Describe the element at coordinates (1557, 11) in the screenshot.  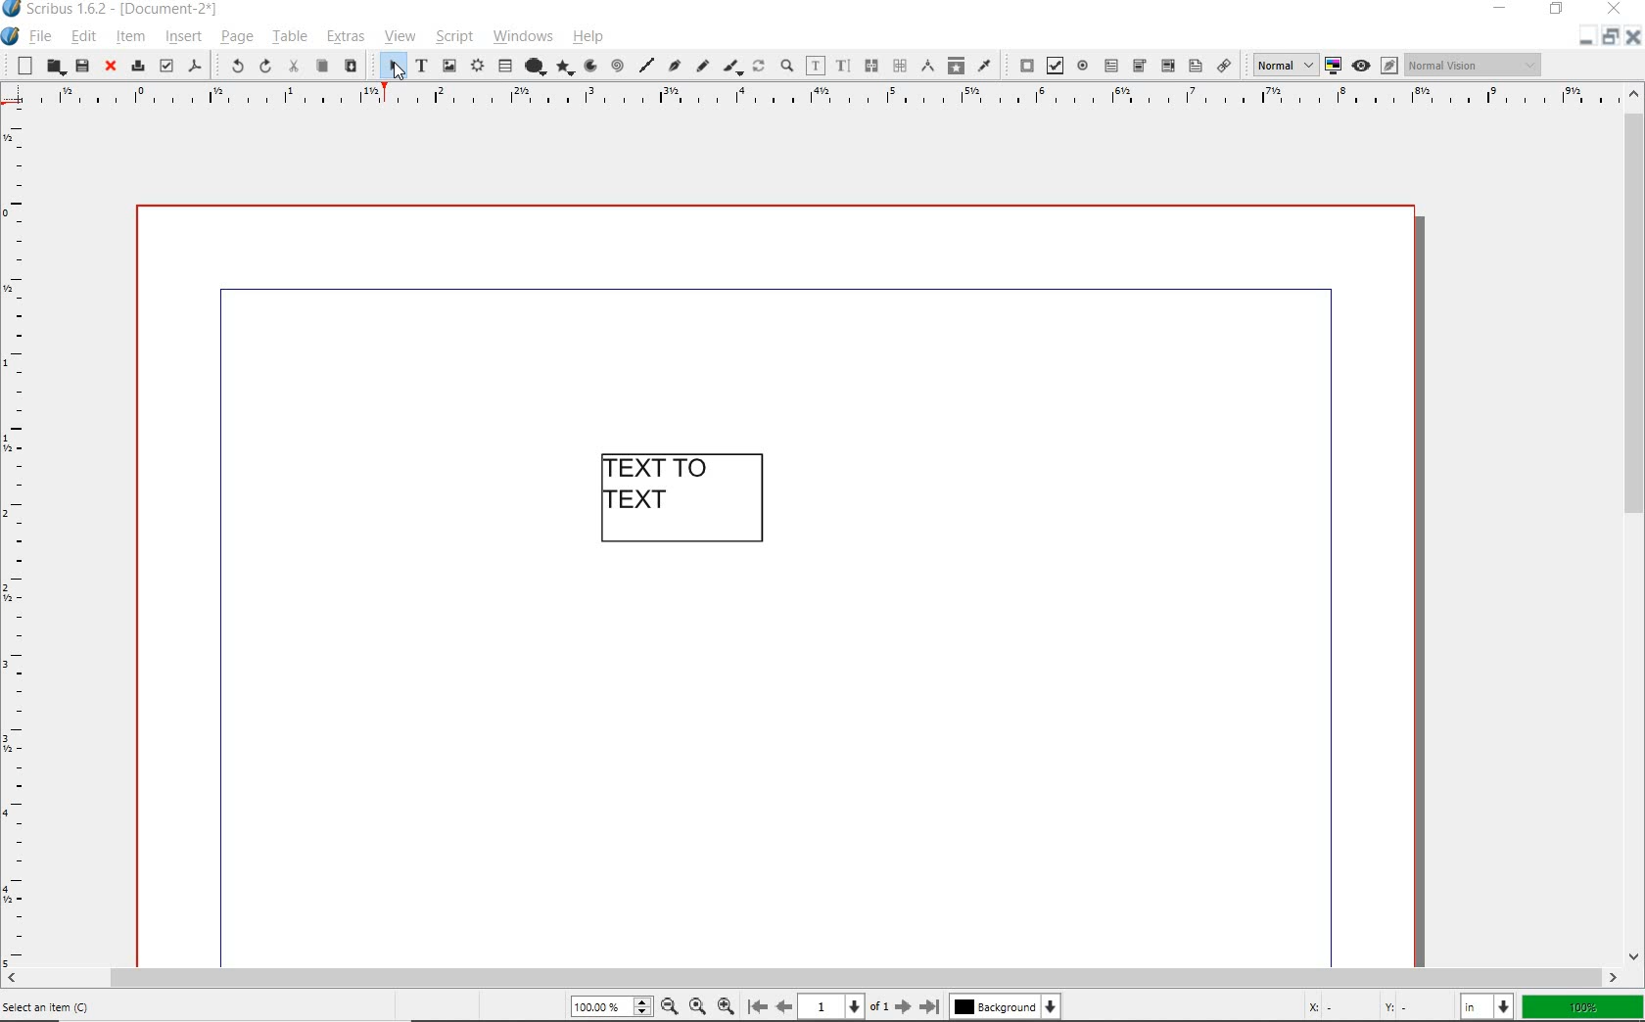
I see `restore` at that location.